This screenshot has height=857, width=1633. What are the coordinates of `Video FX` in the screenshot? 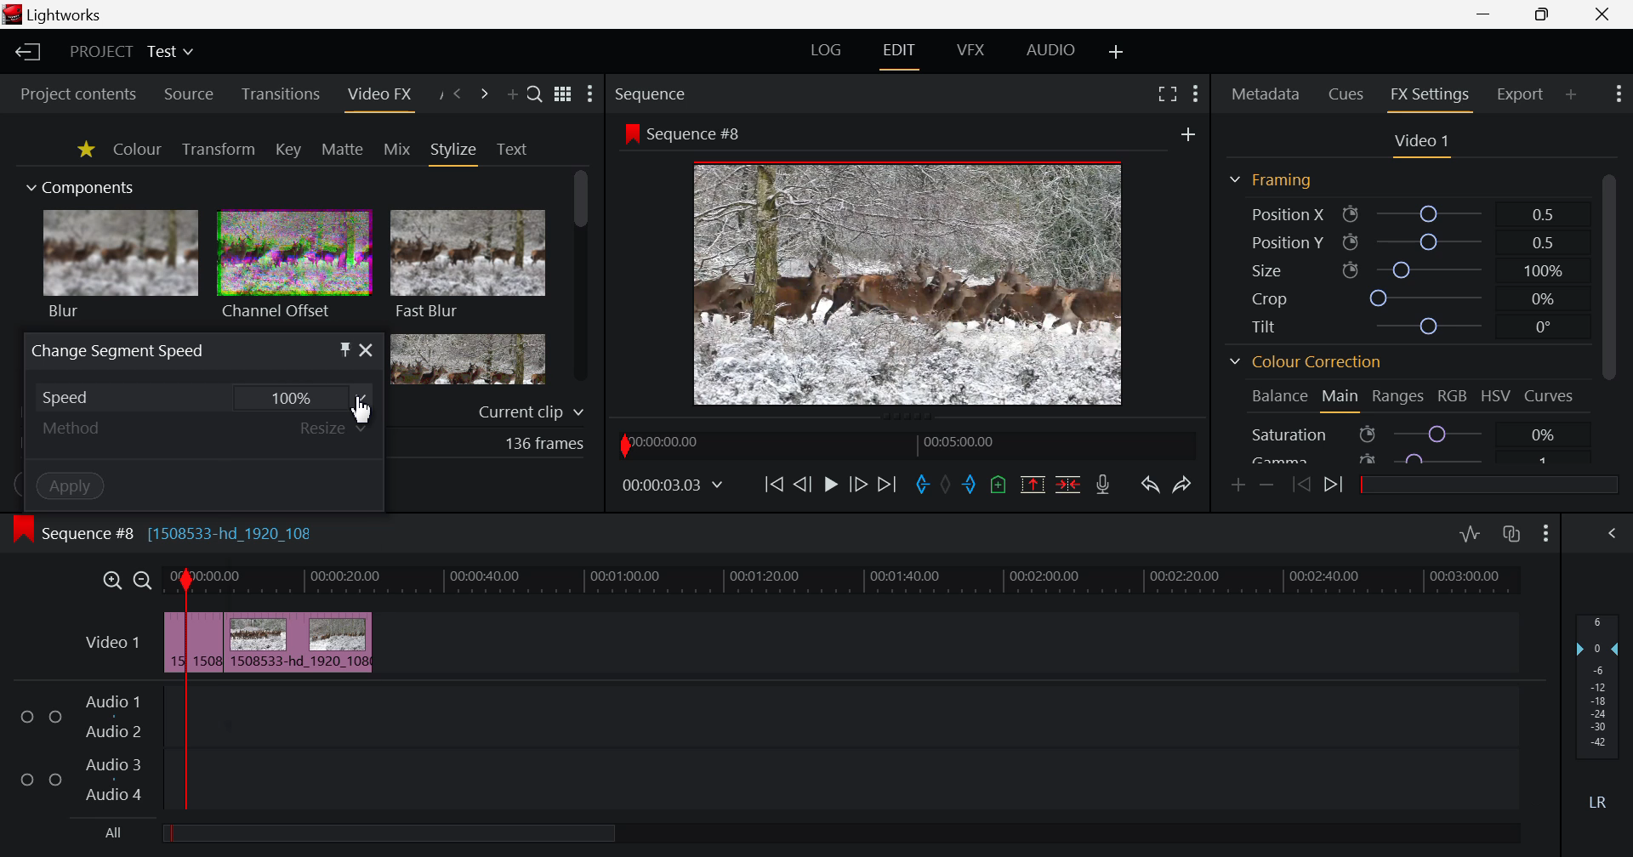 It's located at (378, 95).